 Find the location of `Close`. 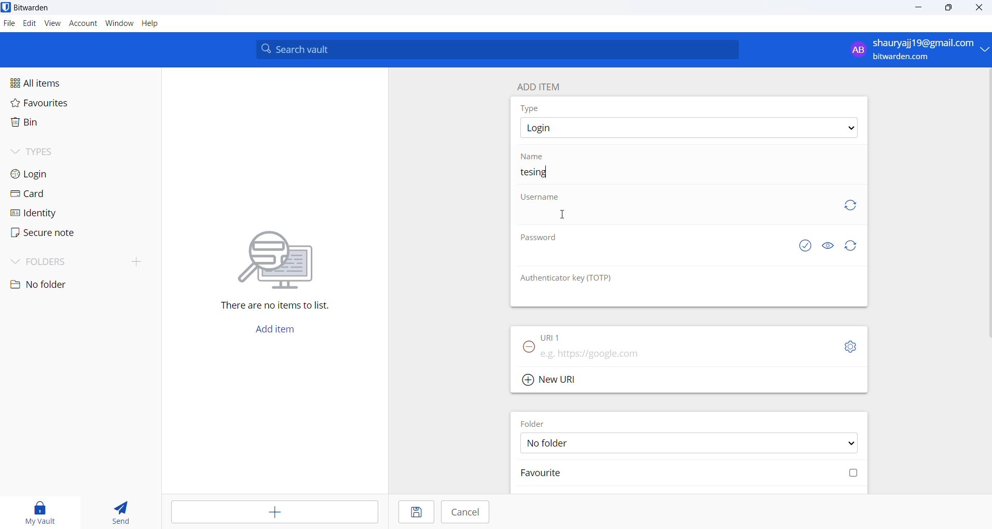

Close is located at coordinates (980, 9).